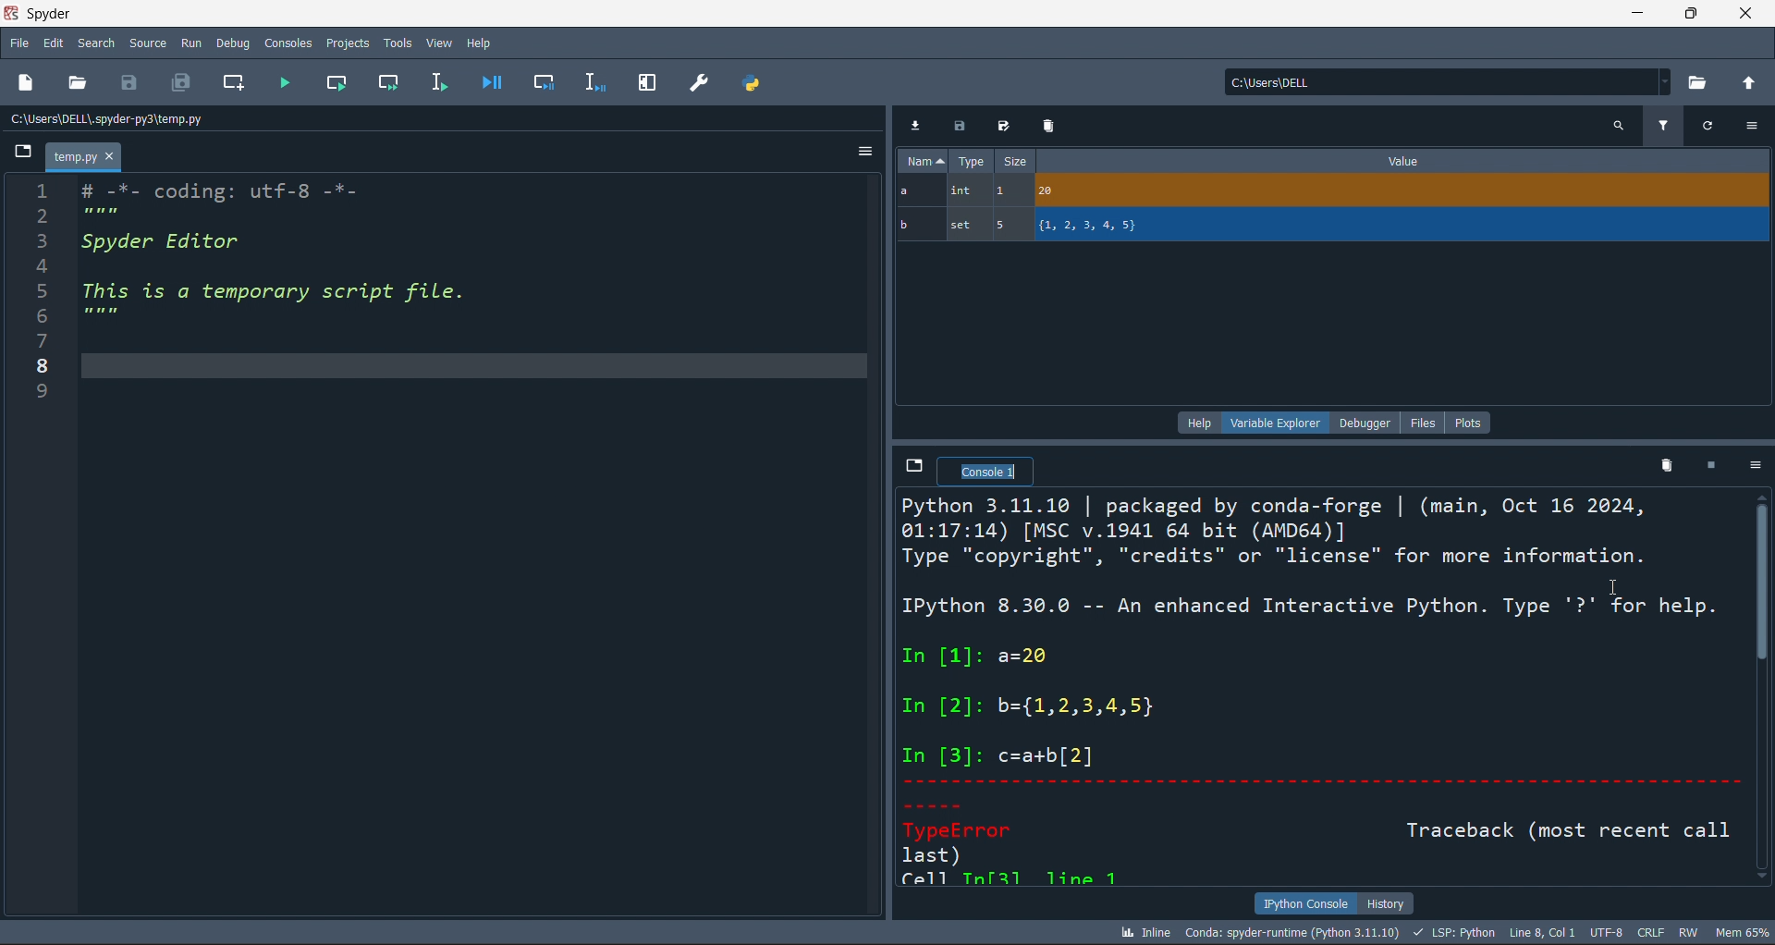  Describe the element at coordinates (1142, 931) in the screenshot. I see `INLINE` at that location.